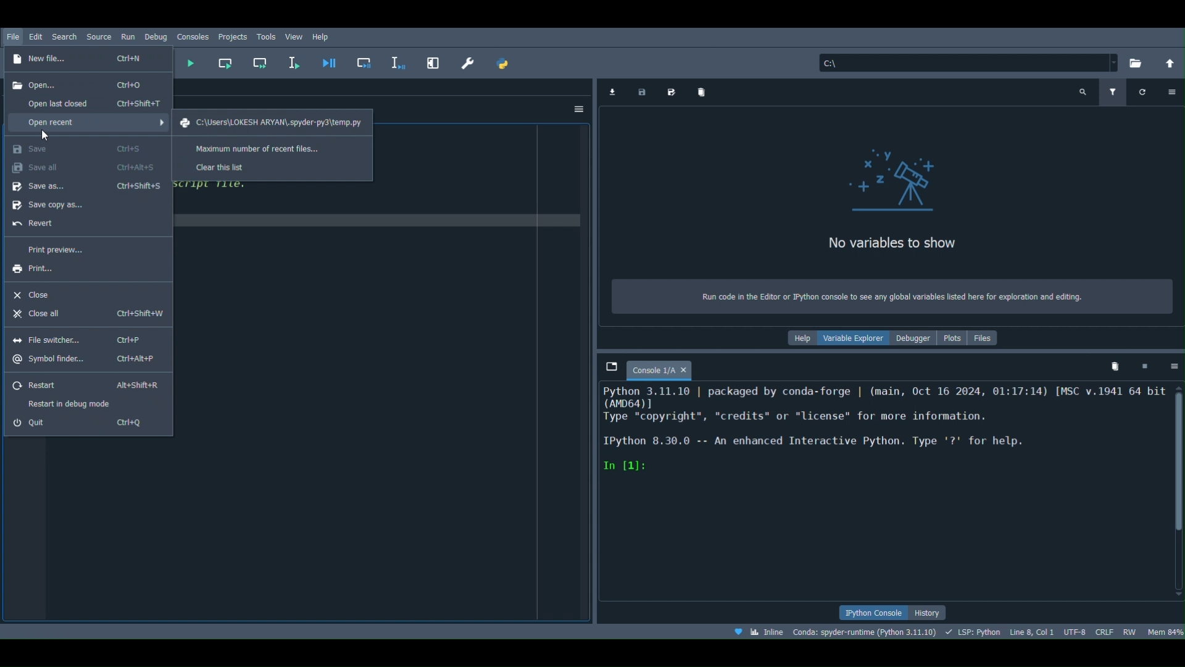 The width and height of the screenshot is (1185, 667). I want to click on Plots, so click(949, 338).